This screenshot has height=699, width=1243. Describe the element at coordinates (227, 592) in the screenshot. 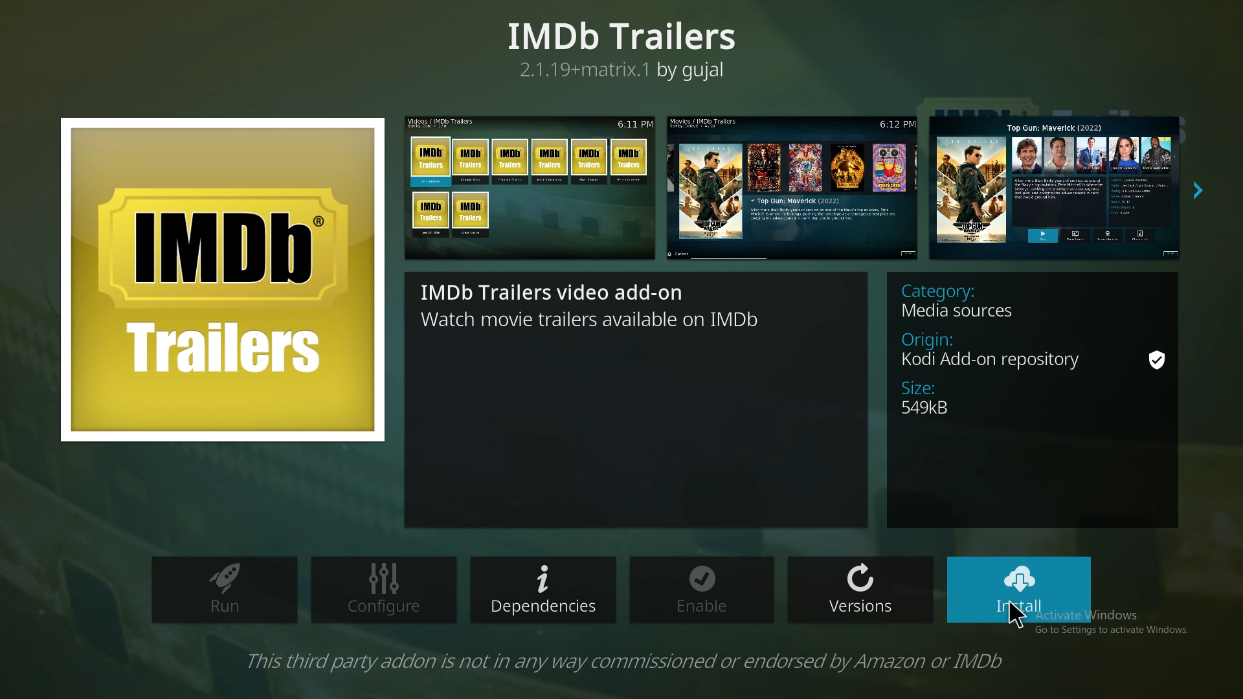

I see `run` at that location.